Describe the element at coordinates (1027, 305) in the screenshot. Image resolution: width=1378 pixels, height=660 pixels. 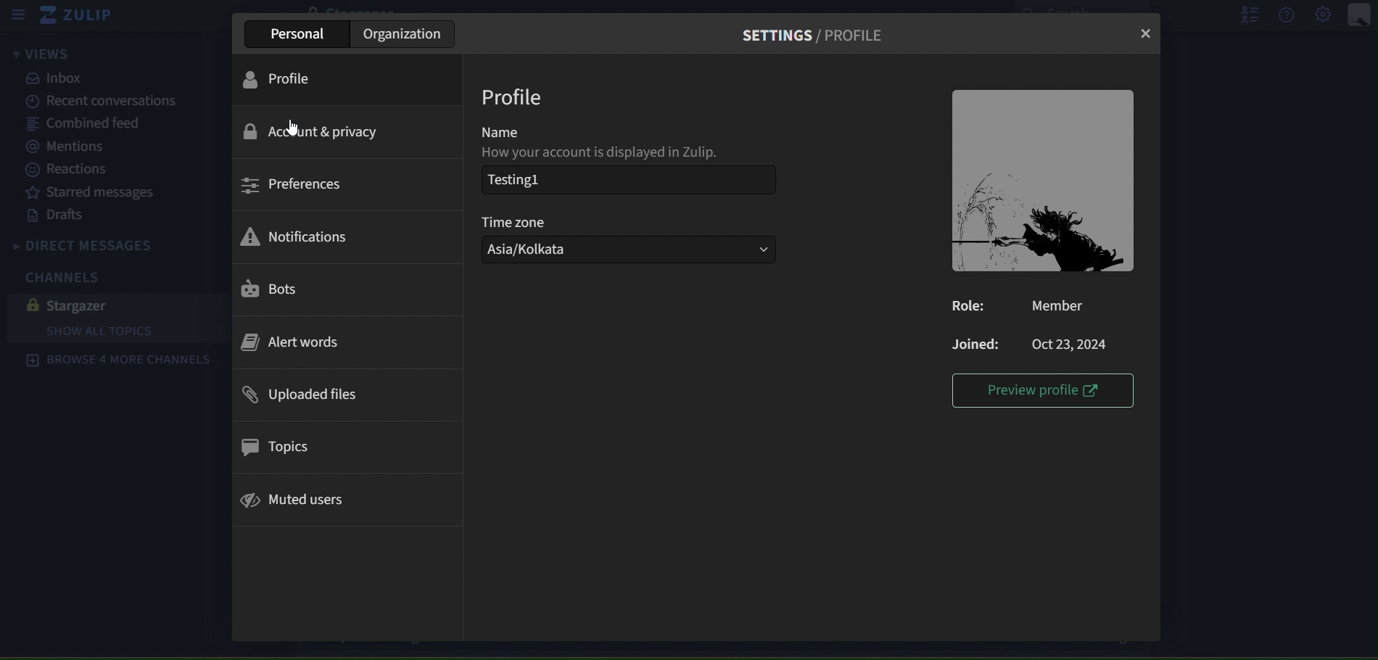
I see `Role: Member` at that location.